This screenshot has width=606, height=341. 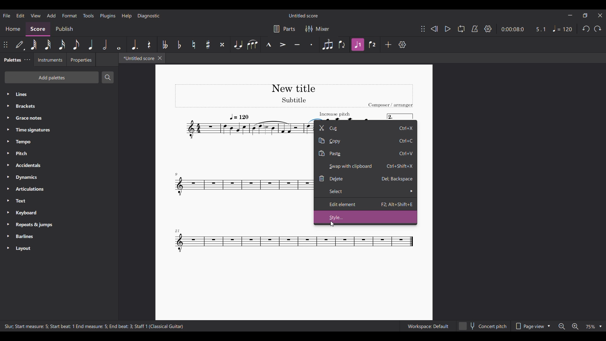 What do you see at coordinates (91, 45) in the screenshot?
I see `Quater note` at bounding box center [91, 45].